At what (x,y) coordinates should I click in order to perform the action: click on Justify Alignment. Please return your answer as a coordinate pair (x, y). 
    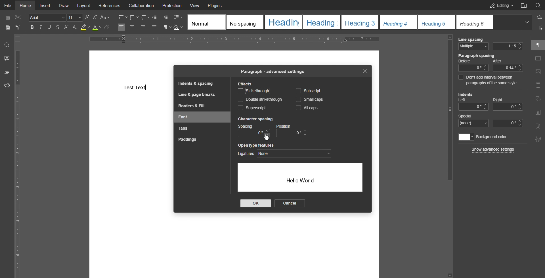
    Looking at the image, I should click on (154, 28).